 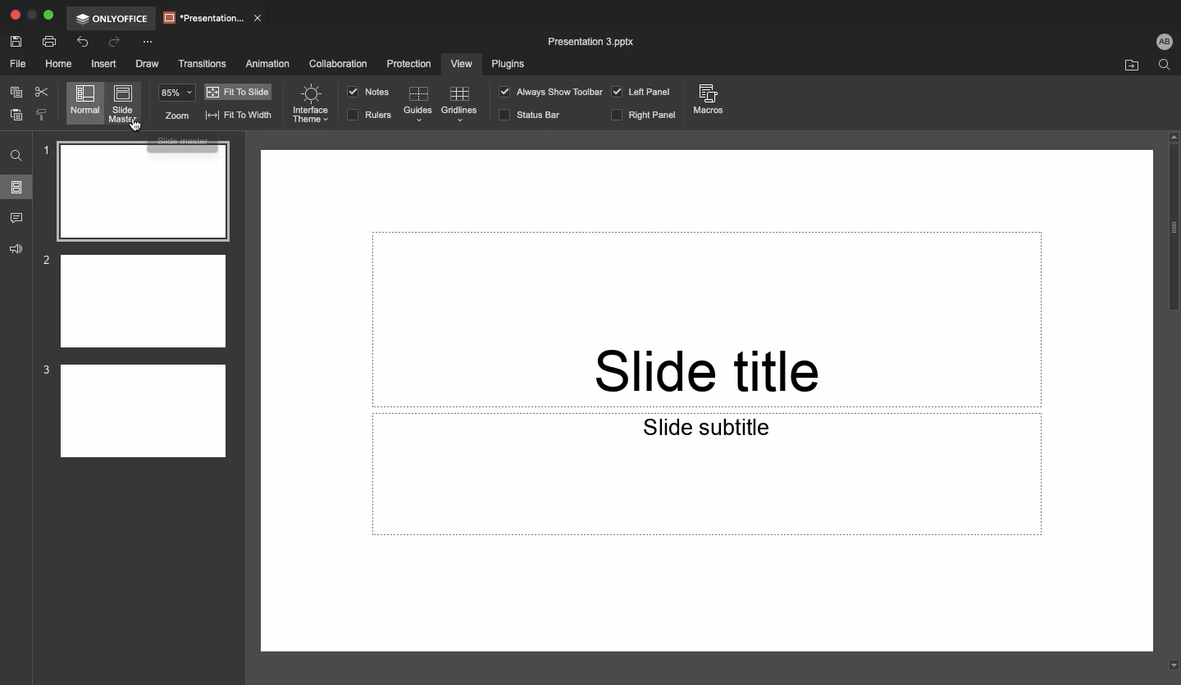 What do you see at coordinates (203, 62) in the screenshot?
I see `Transitions` at bounding box center [203, 62].